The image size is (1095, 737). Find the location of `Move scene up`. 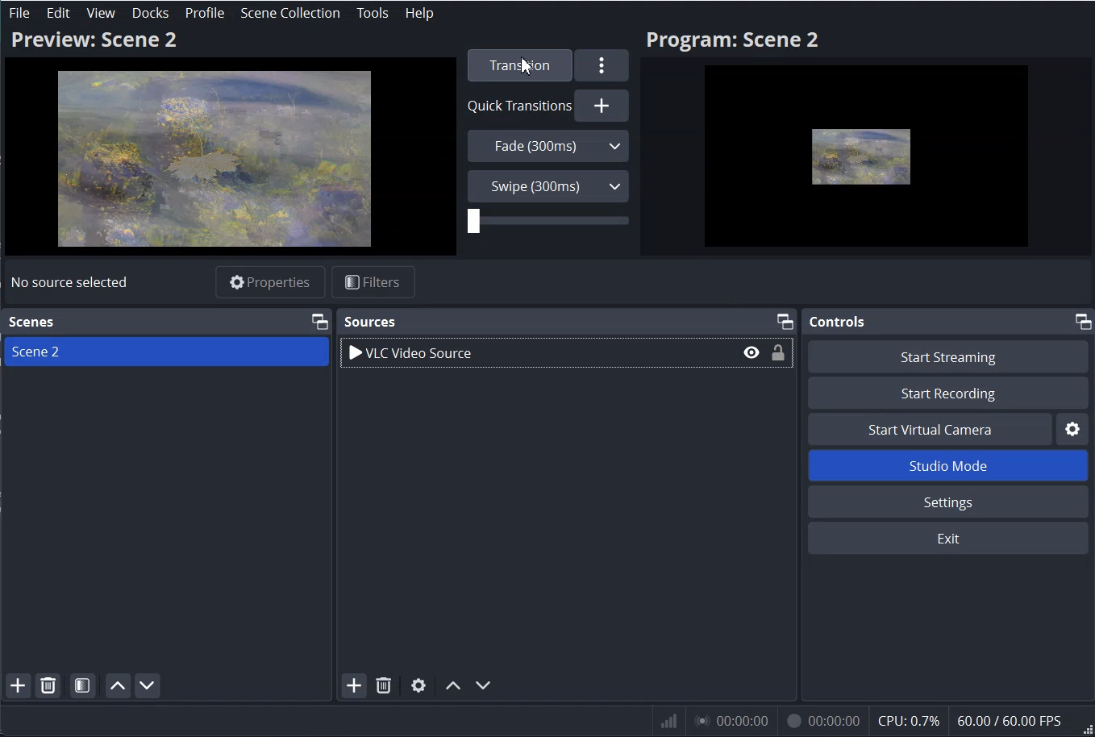

Move scene up is located at coordinates (117, 685).